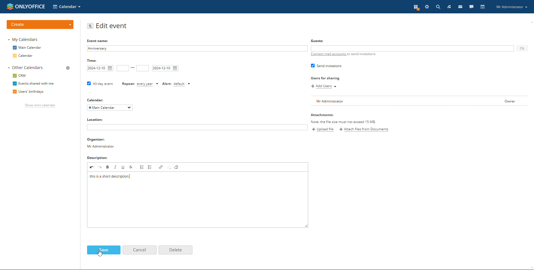  Describe the element at coordinates (90, 26) in the screenshot. I see `go back` at that location.